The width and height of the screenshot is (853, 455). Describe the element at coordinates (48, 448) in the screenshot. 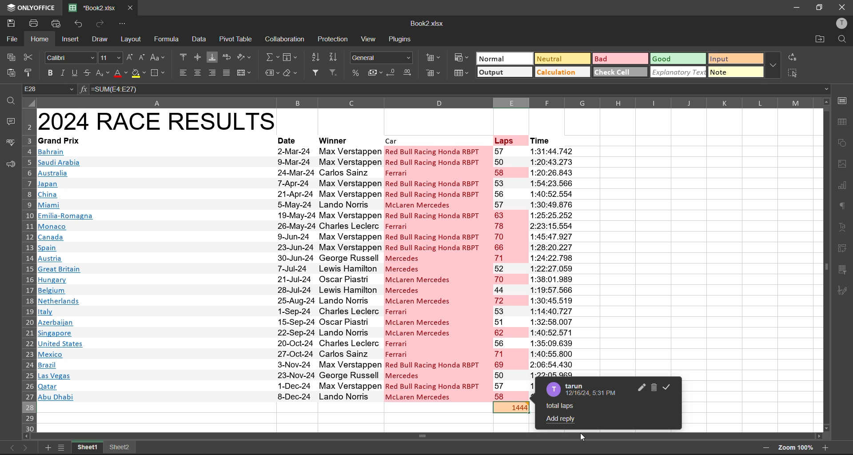

I see `add new sheet` at that location.